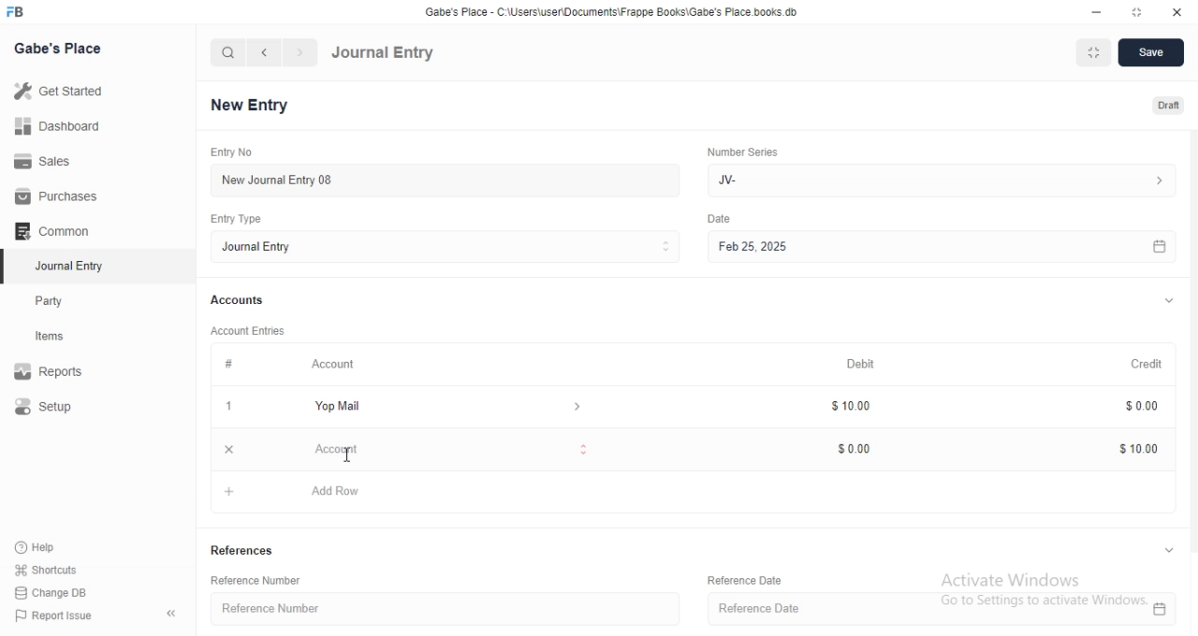 Image resolution: width=1198 pixels, height=636 pixels. What do you see at coordinates (748, 579) in the screenshot?
I see `Reference Date` at bounding box center [748, 579].